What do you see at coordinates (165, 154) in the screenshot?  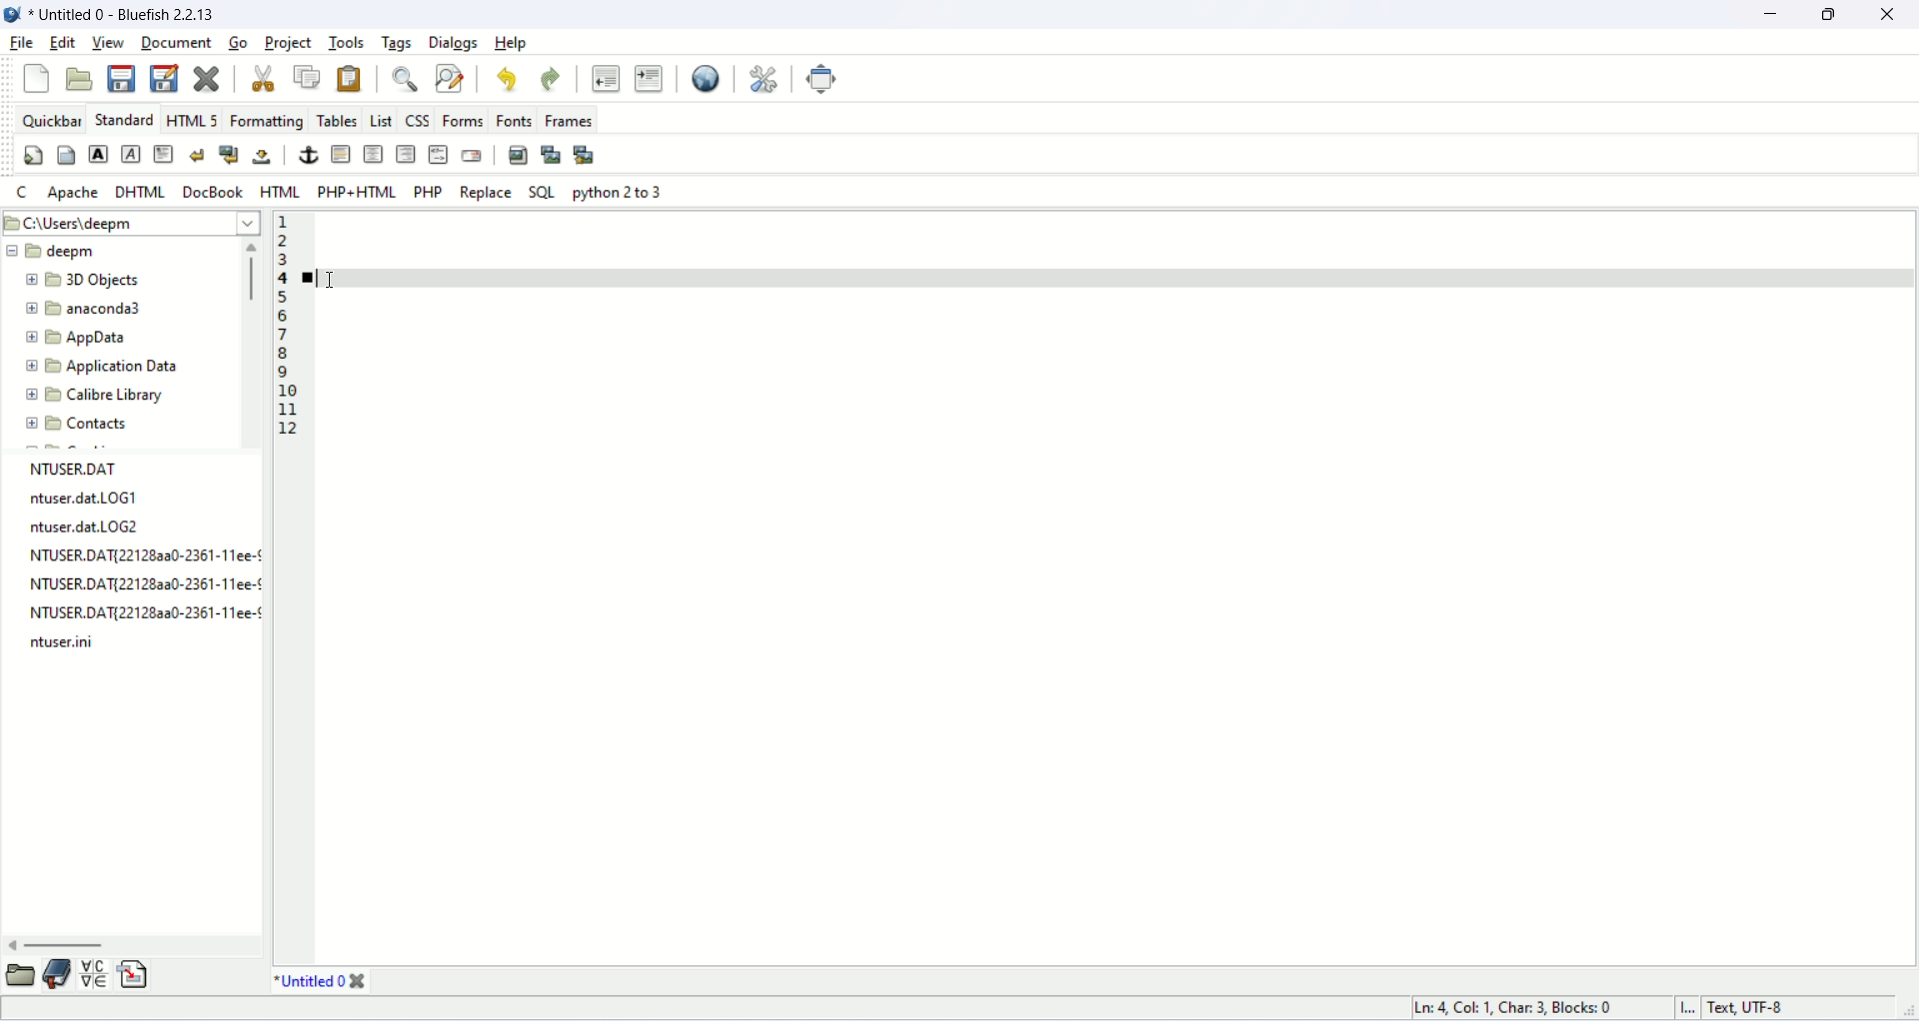 I see `paragraph` at bounding box center [165, 154].